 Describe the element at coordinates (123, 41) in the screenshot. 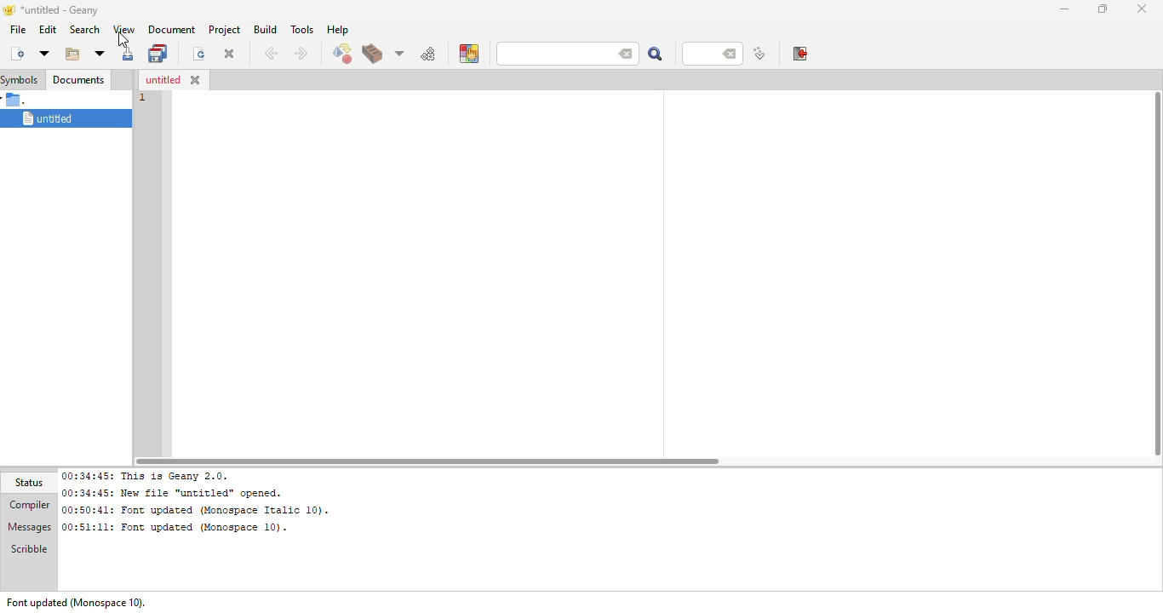

I see `cursor` at that location.